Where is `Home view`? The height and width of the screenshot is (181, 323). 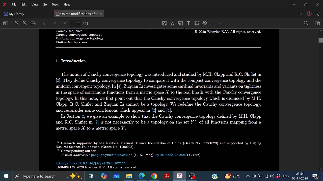 Home view is located at coordinates (5, 24).